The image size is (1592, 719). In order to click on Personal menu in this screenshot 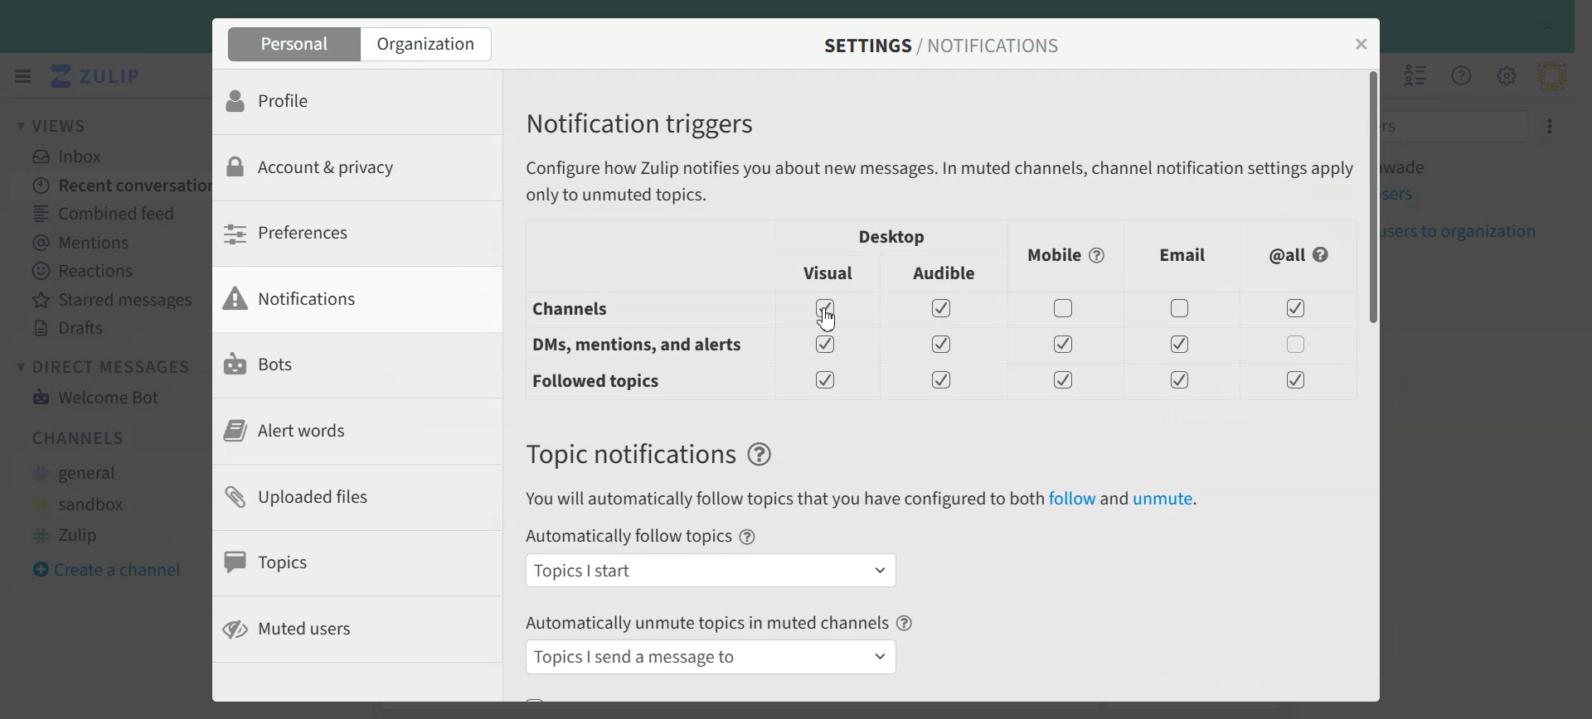, I will do `click(1551, 75)`.